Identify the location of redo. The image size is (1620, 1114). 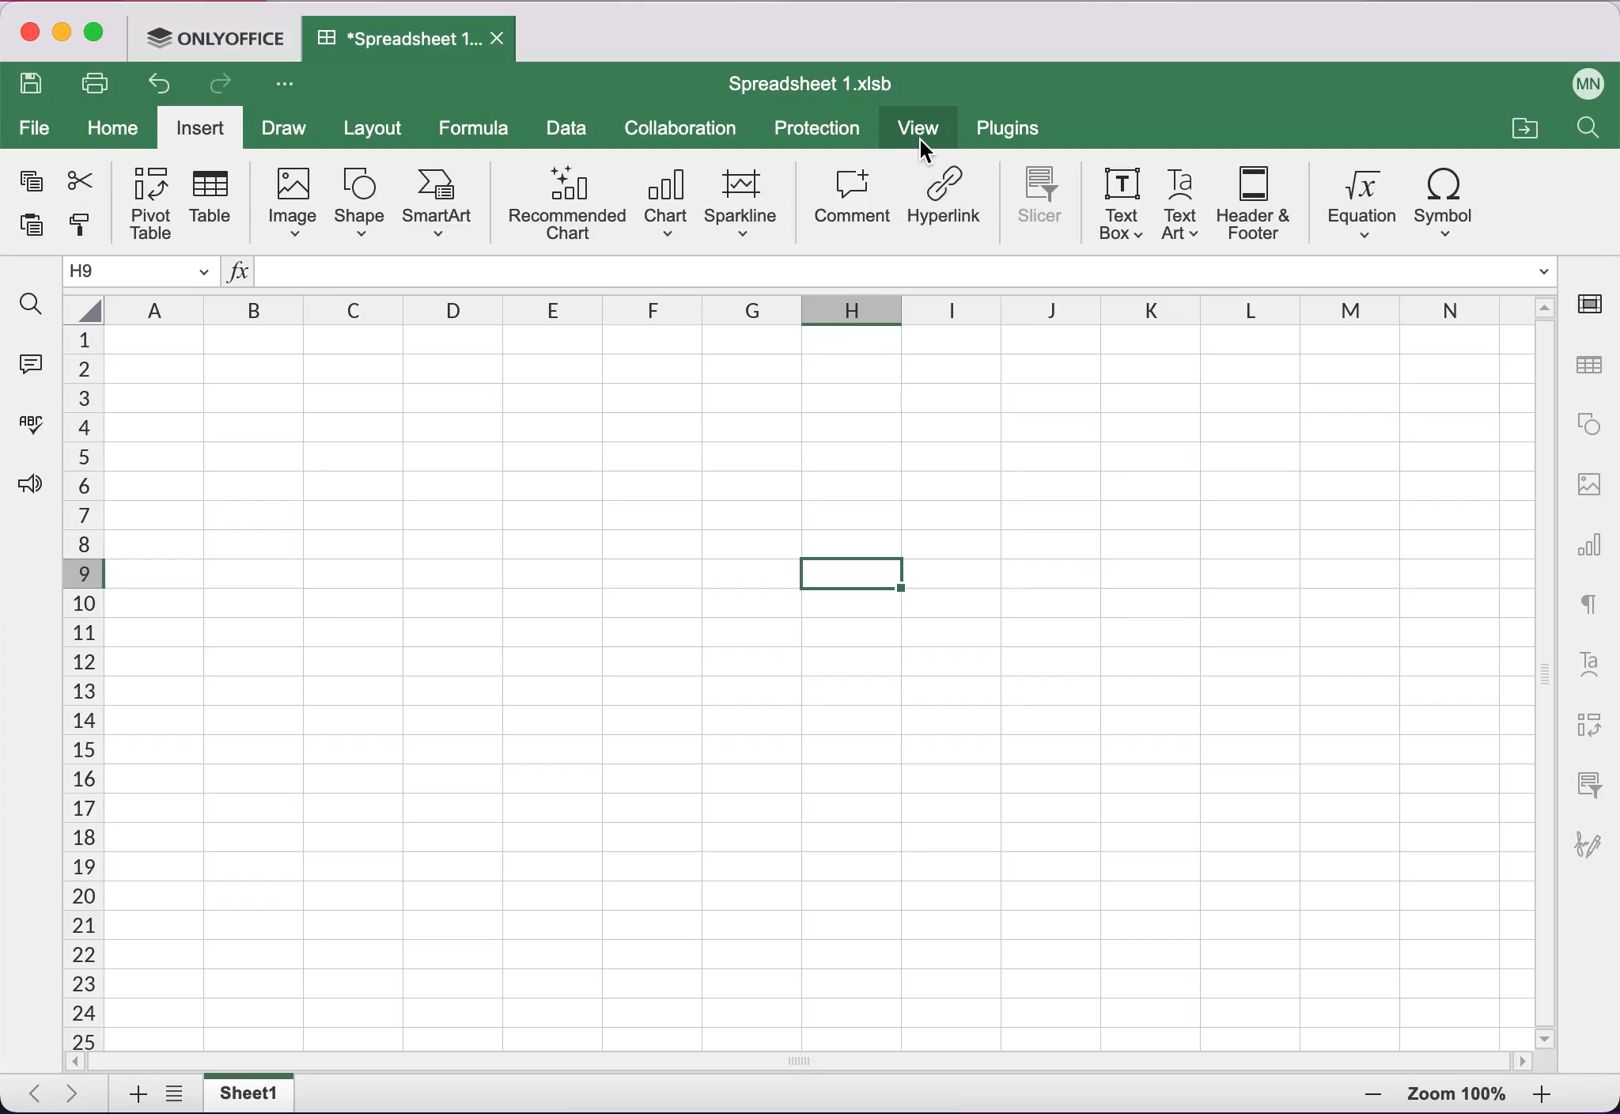
(228, 86).